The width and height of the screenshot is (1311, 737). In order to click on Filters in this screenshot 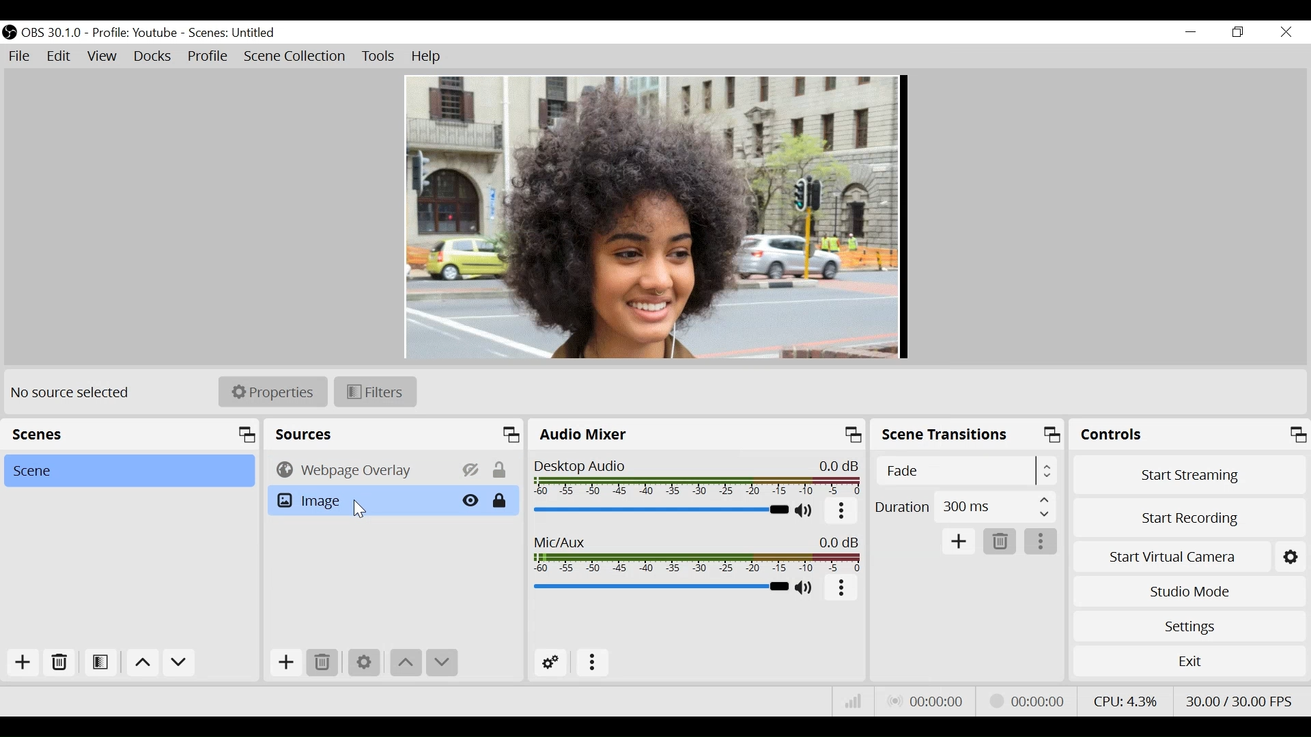, I will do `click(376, 392)`.